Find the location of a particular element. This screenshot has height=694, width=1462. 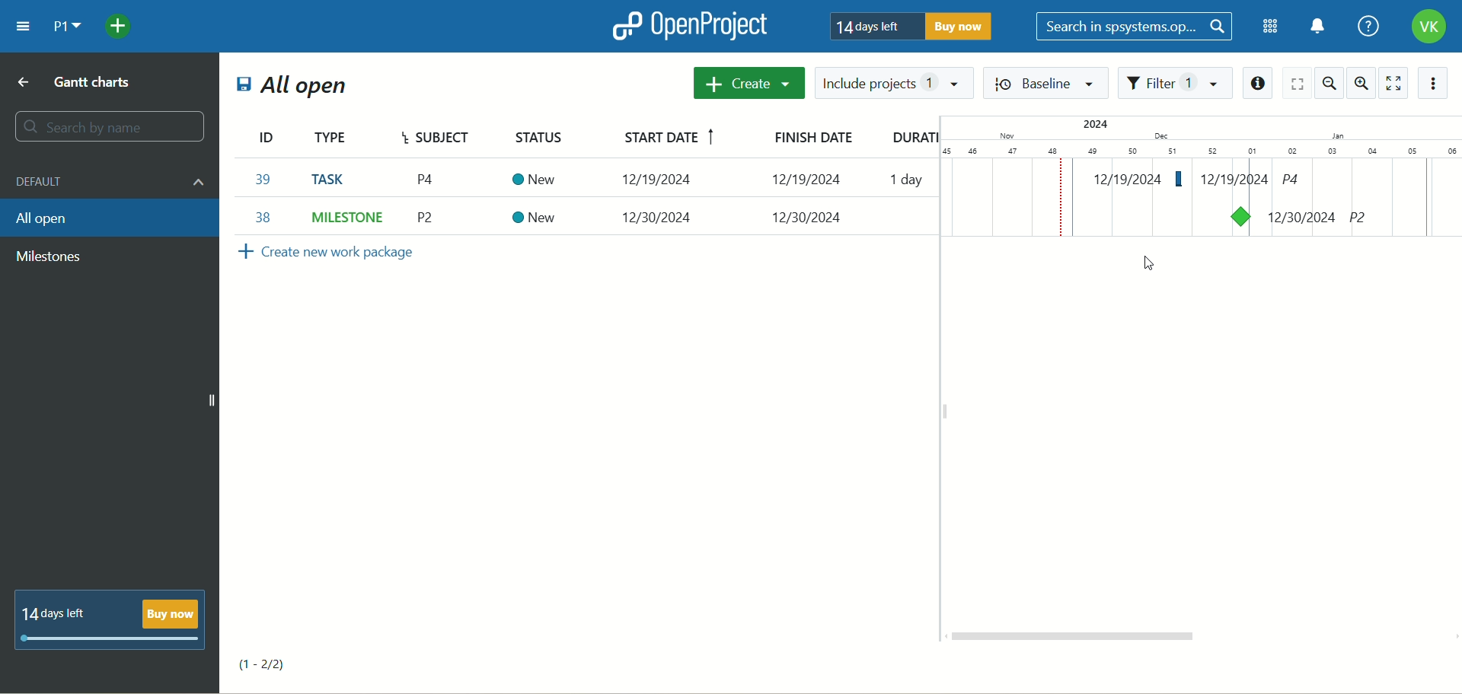

P2 is located at coordinates (430, 180).